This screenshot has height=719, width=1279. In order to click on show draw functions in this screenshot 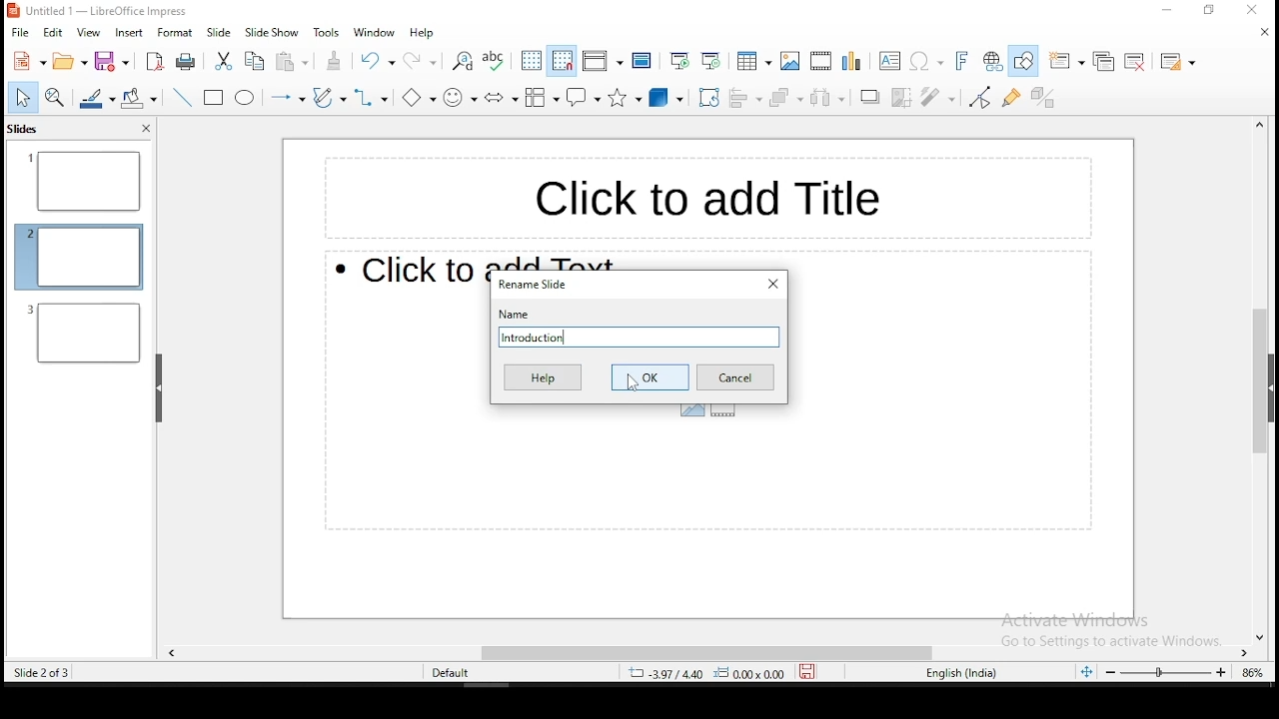, I will do `click(1023, 60)`.